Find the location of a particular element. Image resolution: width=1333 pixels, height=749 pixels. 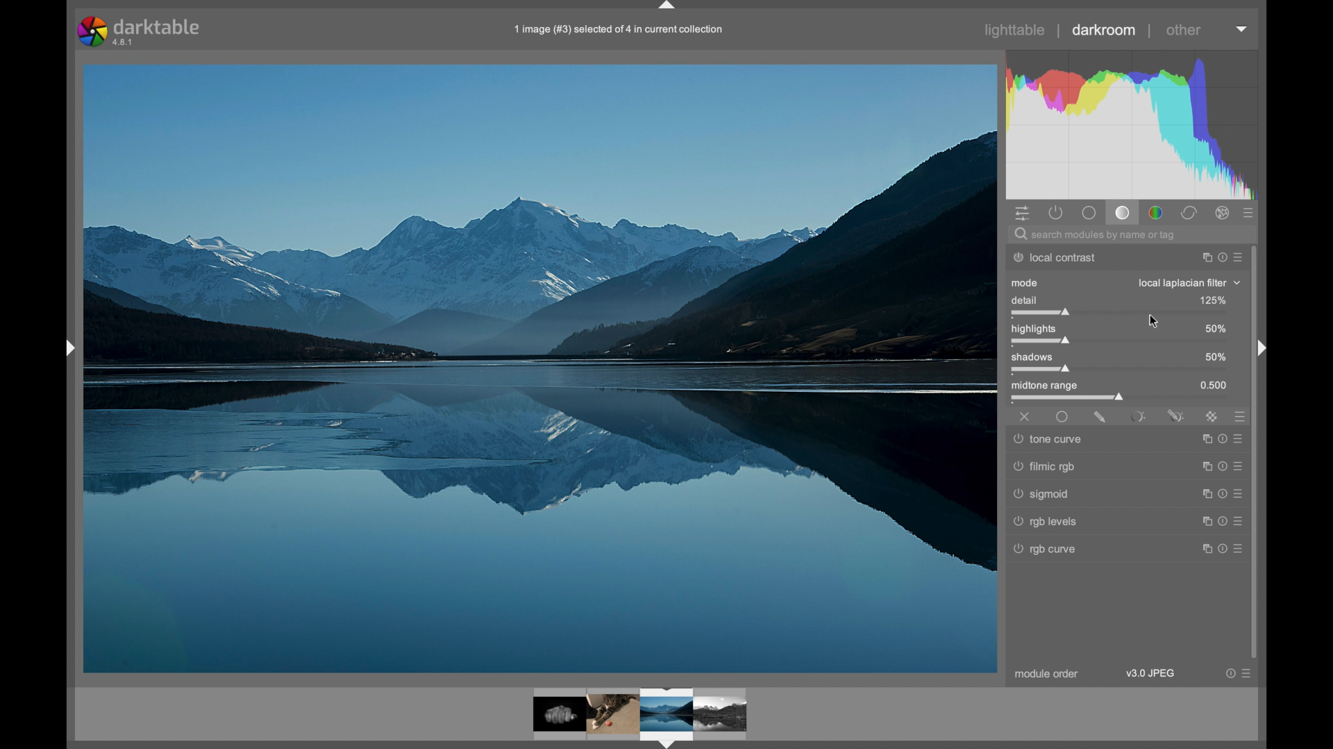

cursor is located at coordinates (1155, 322).